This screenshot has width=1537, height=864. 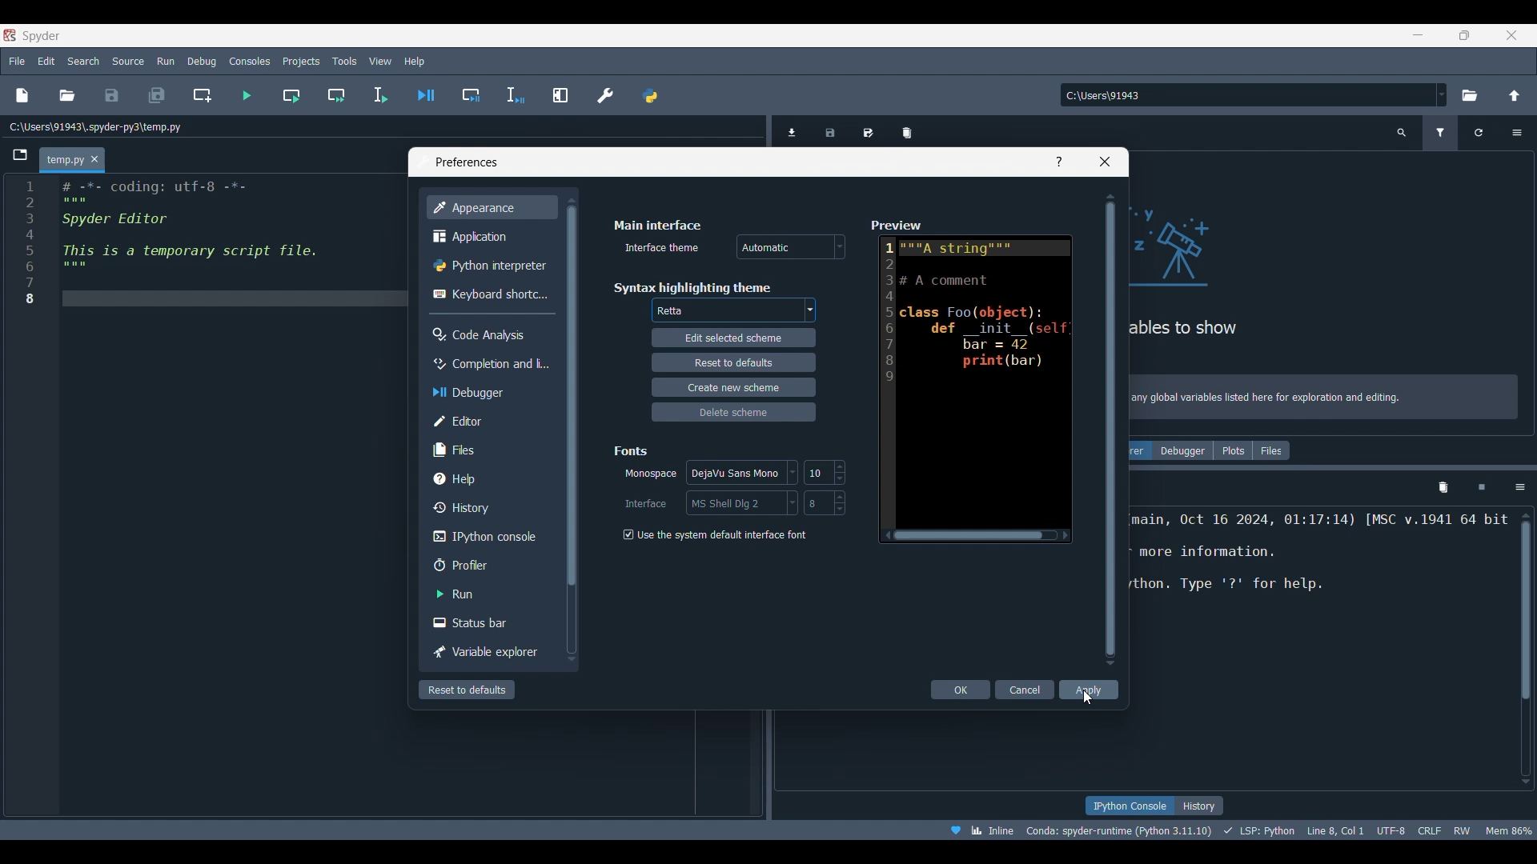 What do you see at coordinates (491, 334) in the screenshot?
I see `Code analysis` at bounding box center [491, 334].